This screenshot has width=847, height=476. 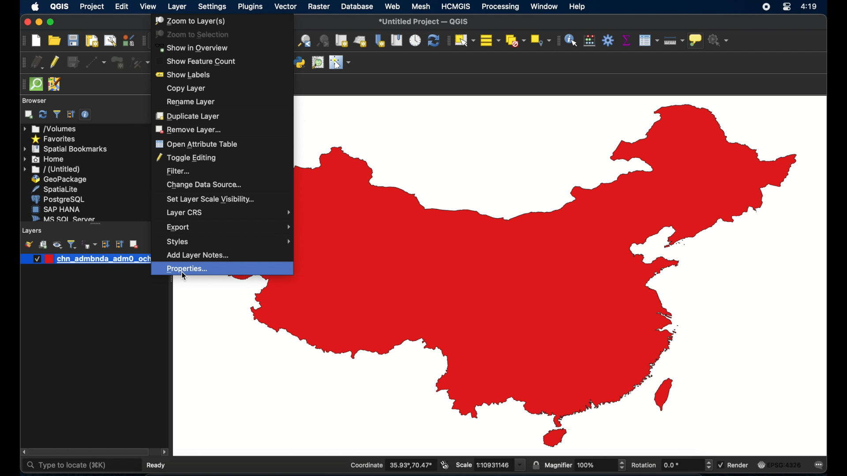 I want to click on select features by area or single click, so click(x=465, y=40).